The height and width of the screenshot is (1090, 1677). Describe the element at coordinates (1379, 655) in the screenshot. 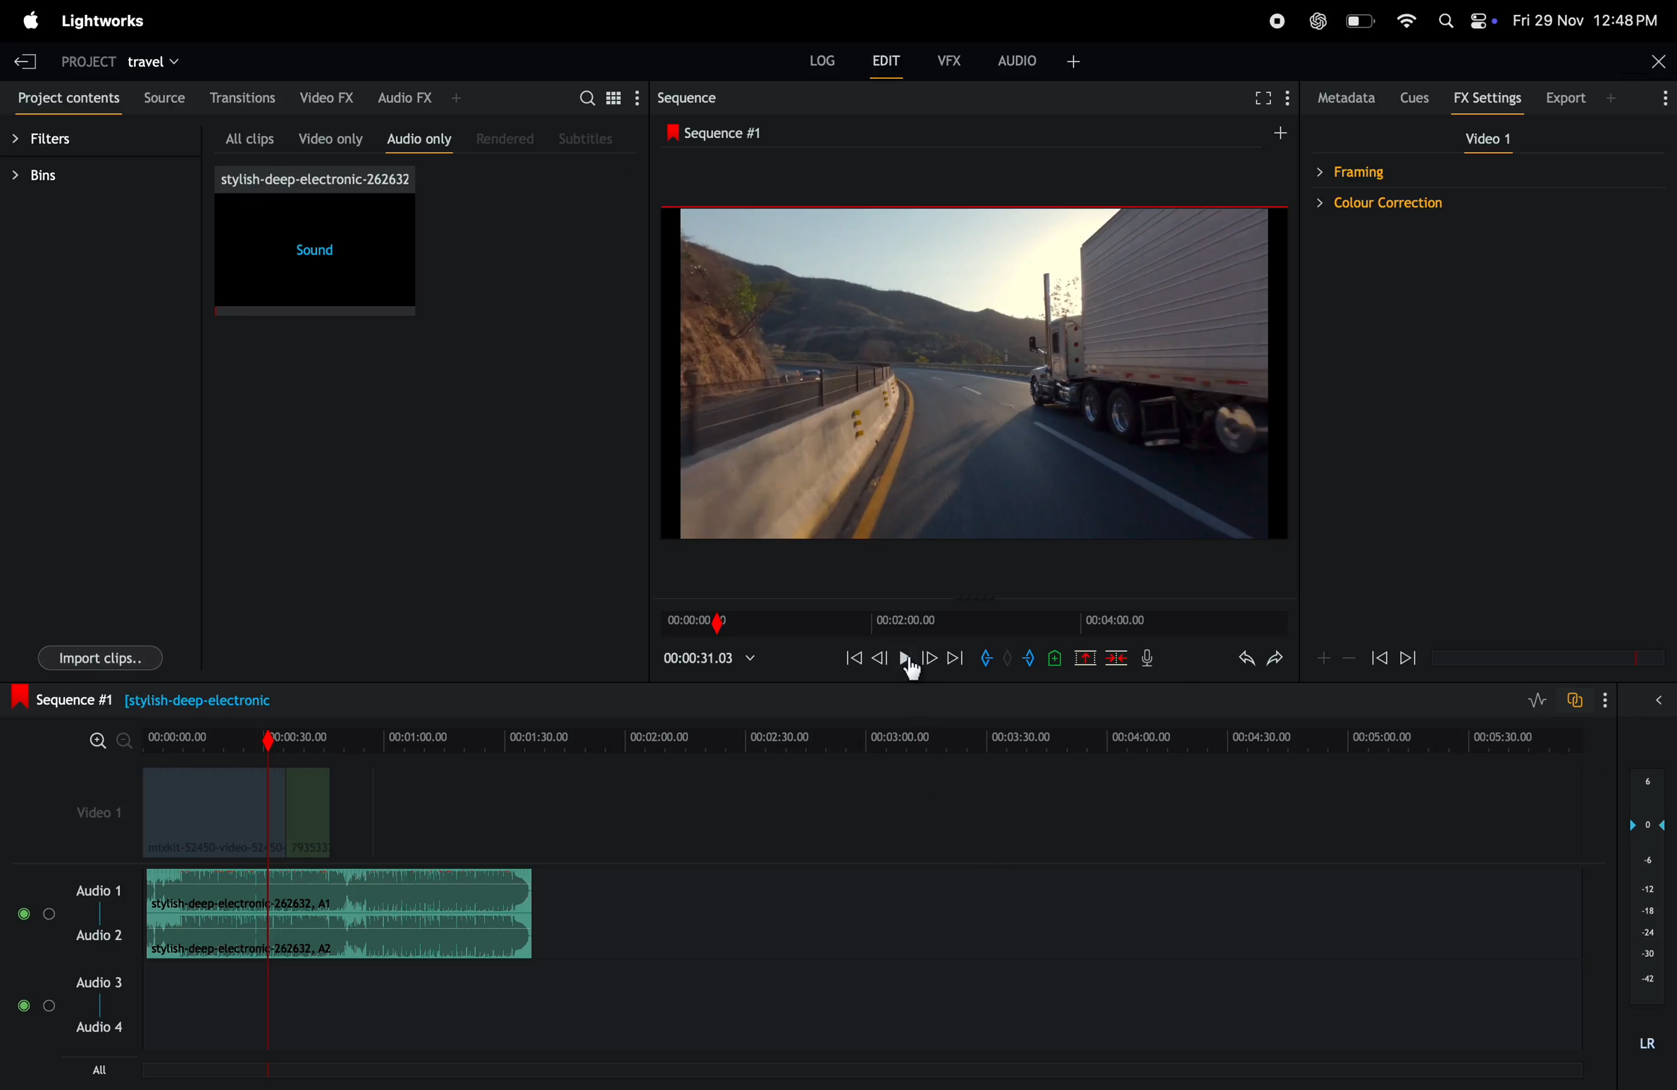

I see `previous frame` at that location.